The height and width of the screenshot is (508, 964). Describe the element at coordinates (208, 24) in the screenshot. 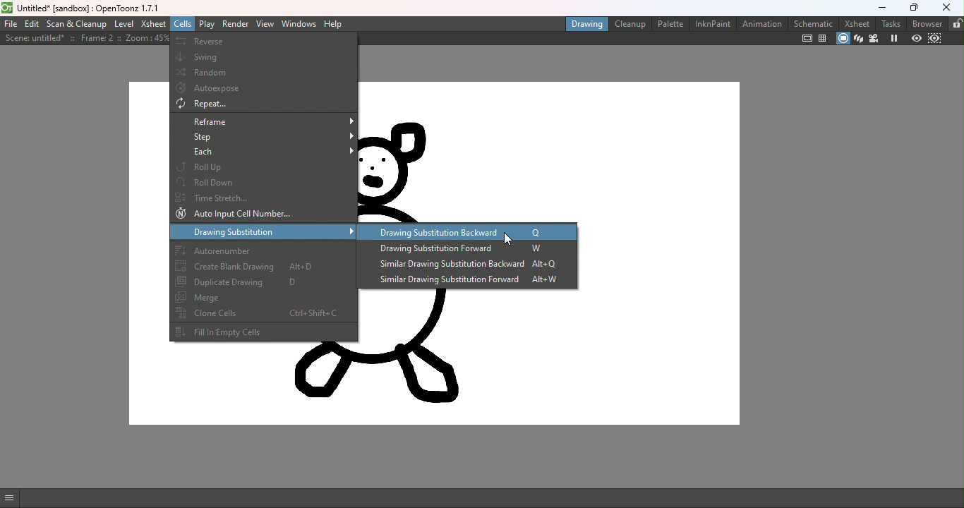

I see `Play` at that location.